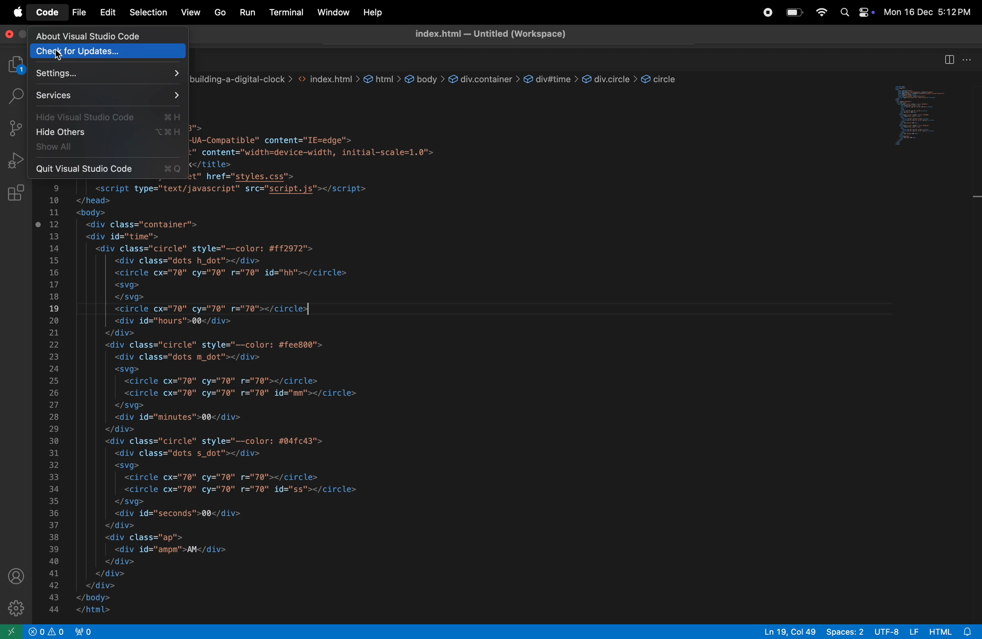 Image resolution: width=982 pixels, height=639 pixels. Describe the element at coordinates (147, 537) in the screenshot. I see `<div class="ap">` at that location.